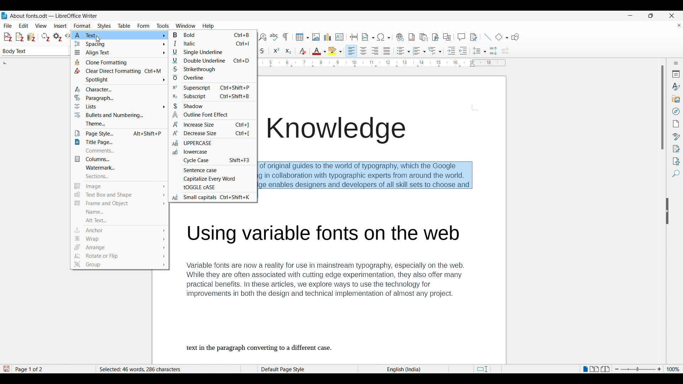 This screenshot has height=384, width=683. What do you see at coordinates (23, 26) in the screenshot?
I see `Edit menu` at bounding box center [23, 26].